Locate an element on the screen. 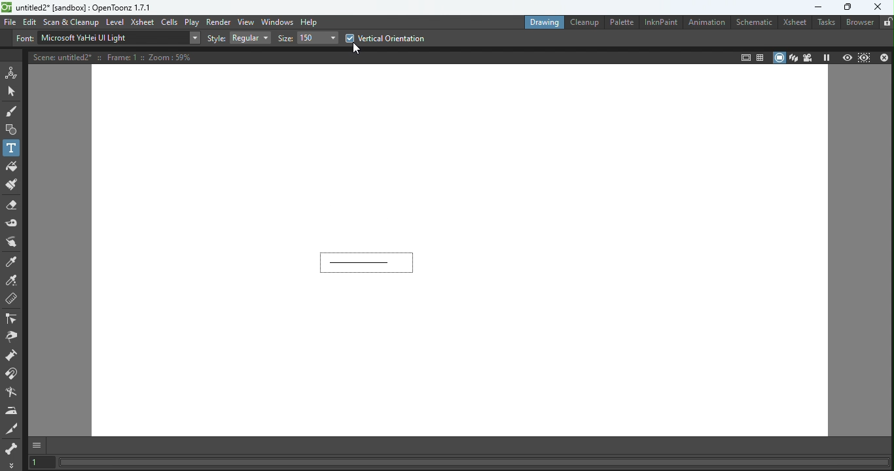 This screenshot has width=894, height=471. Render is located at coordinates (218, 21).